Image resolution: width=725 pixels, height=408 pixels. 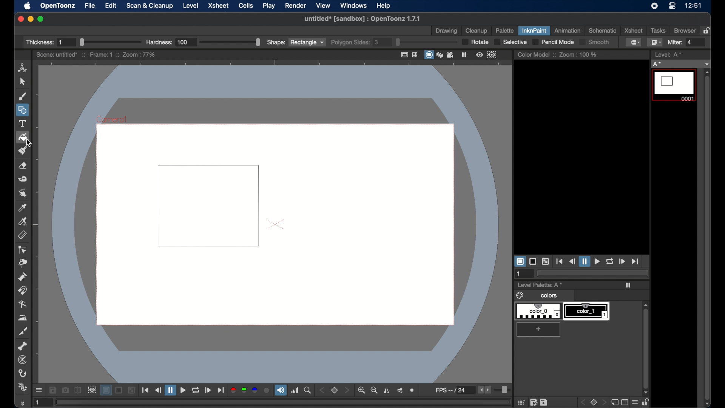 What do you see at coordinates (560, 261) in the screenshot?
I see `jump to start` at bounding box center [560, 261].